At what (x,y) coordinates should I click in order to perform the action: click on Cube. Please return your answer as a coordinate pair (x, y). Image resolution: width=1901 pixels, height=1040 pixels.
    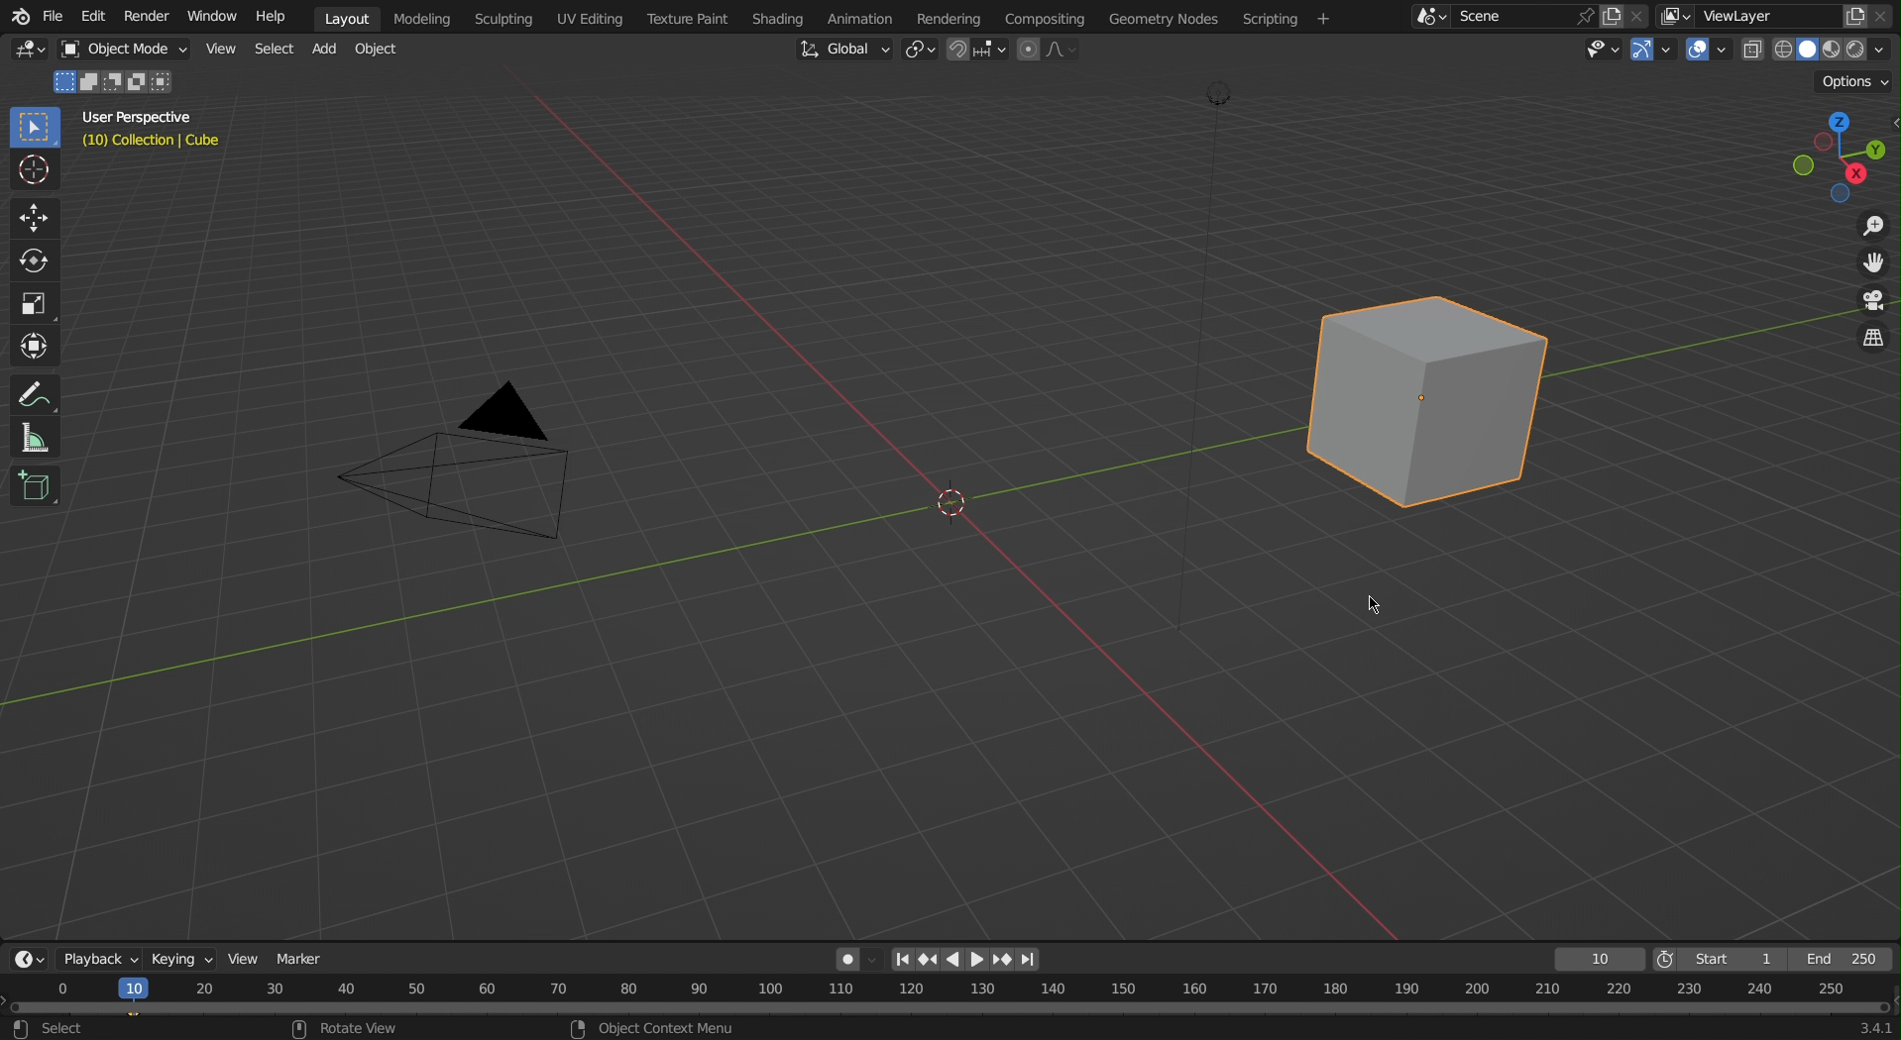
    Looking at the image, I should click on (35, 489).